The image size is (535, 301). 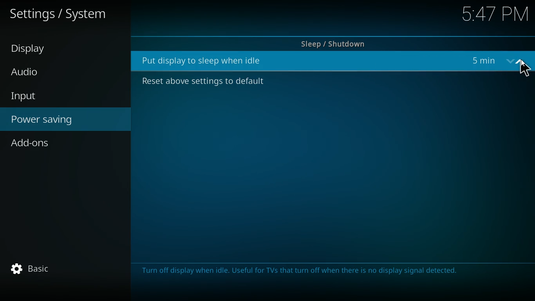 What do you see at coordinates (43, 50) in the screenshot?
I see `display` at bounding box center [43, 50].